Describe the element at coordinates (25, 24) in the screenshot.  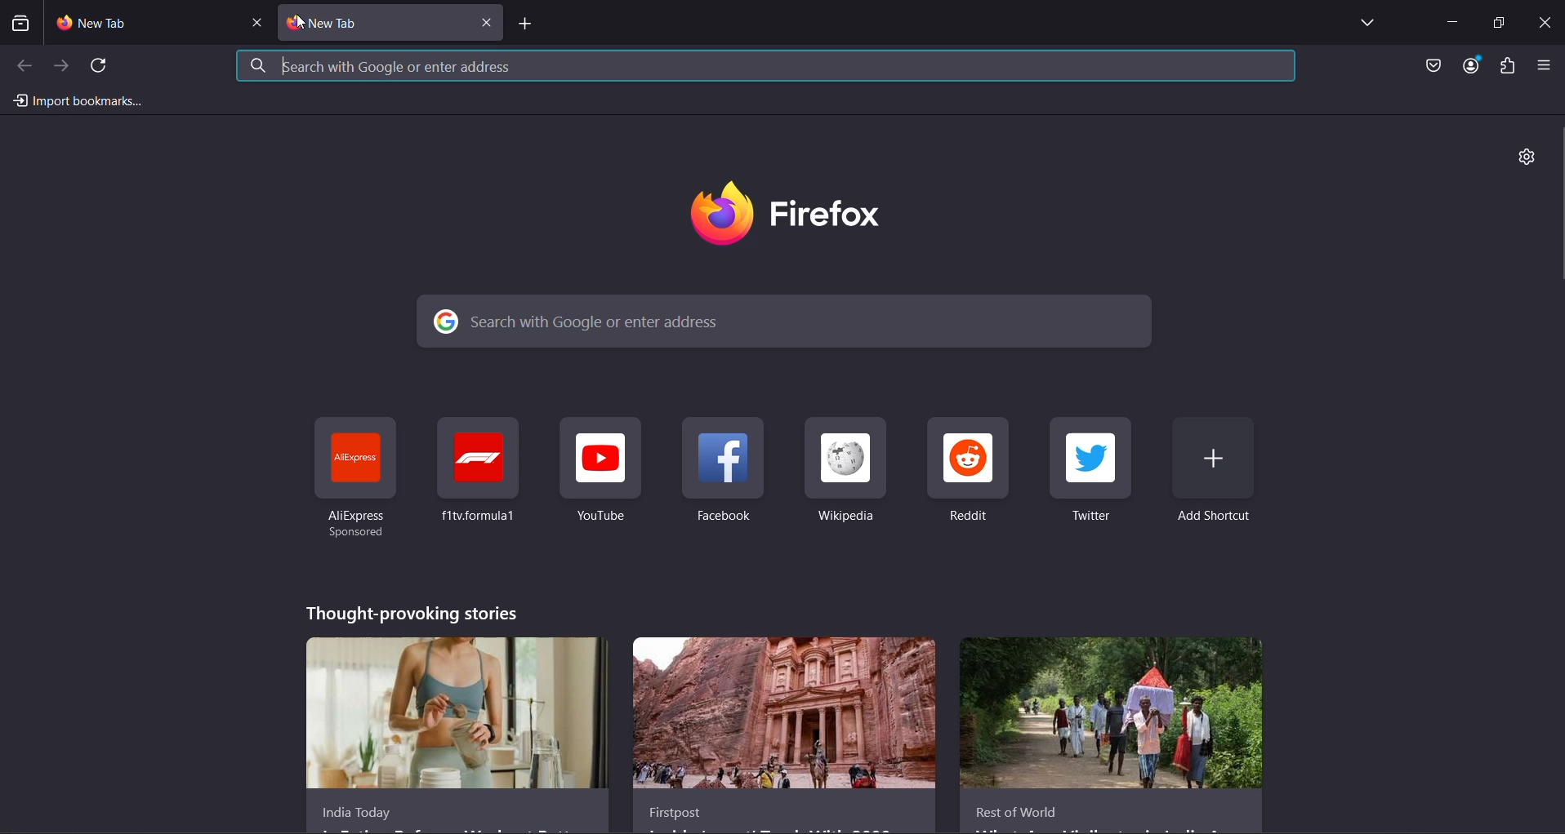
I see `view recent browsing across windows` at that location.